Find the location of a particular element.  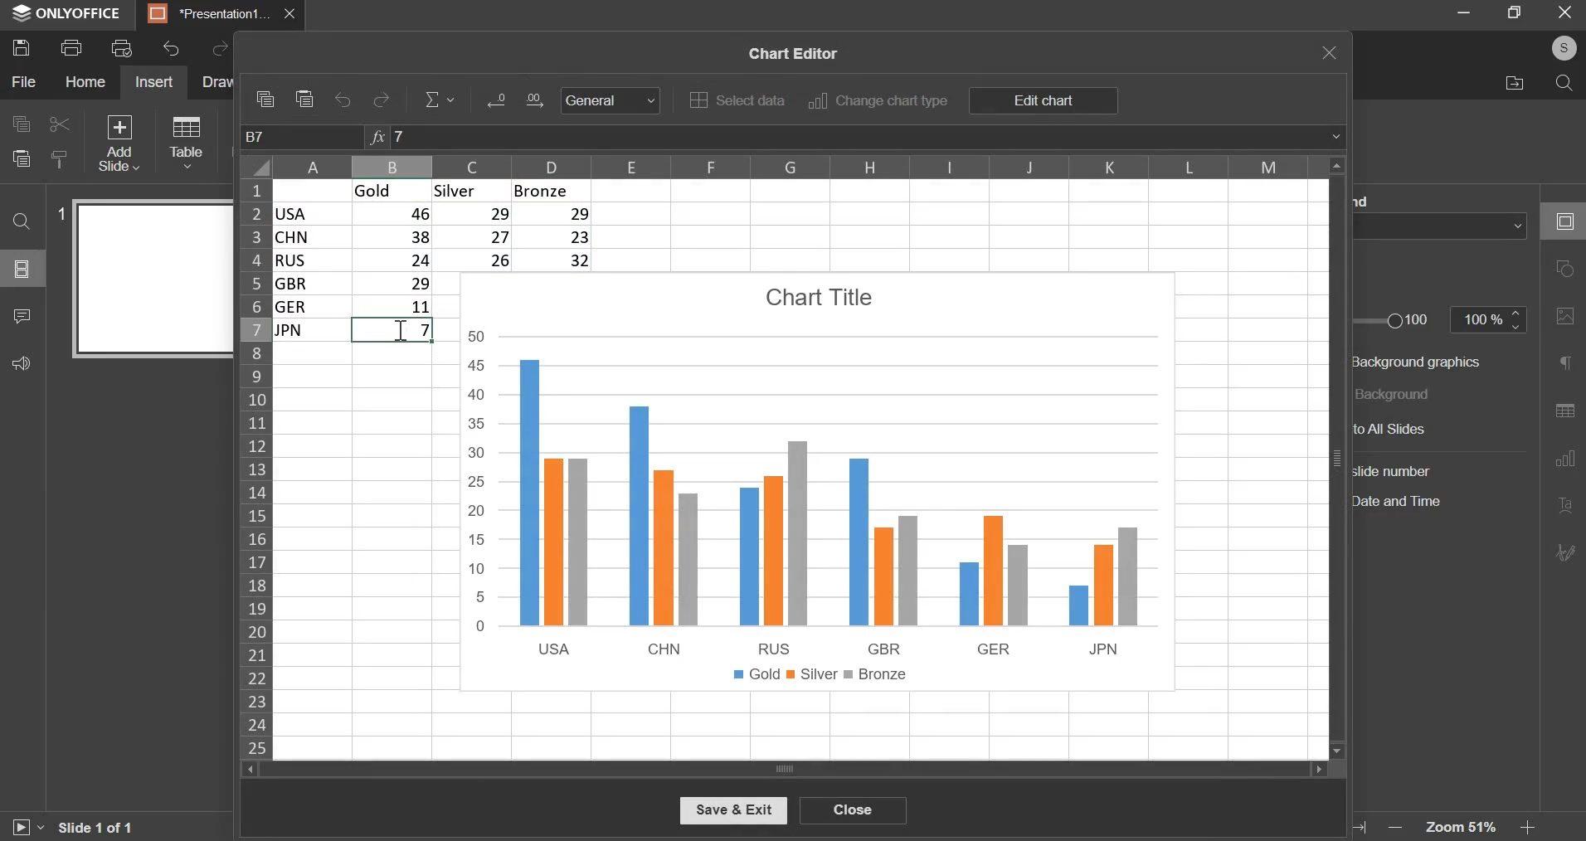

chart settings is located at coordinates (1564, 464).